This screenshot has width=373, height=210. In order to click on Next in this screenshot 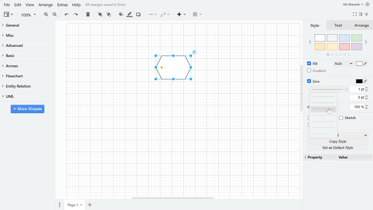, I will do `click(366, 41)`.